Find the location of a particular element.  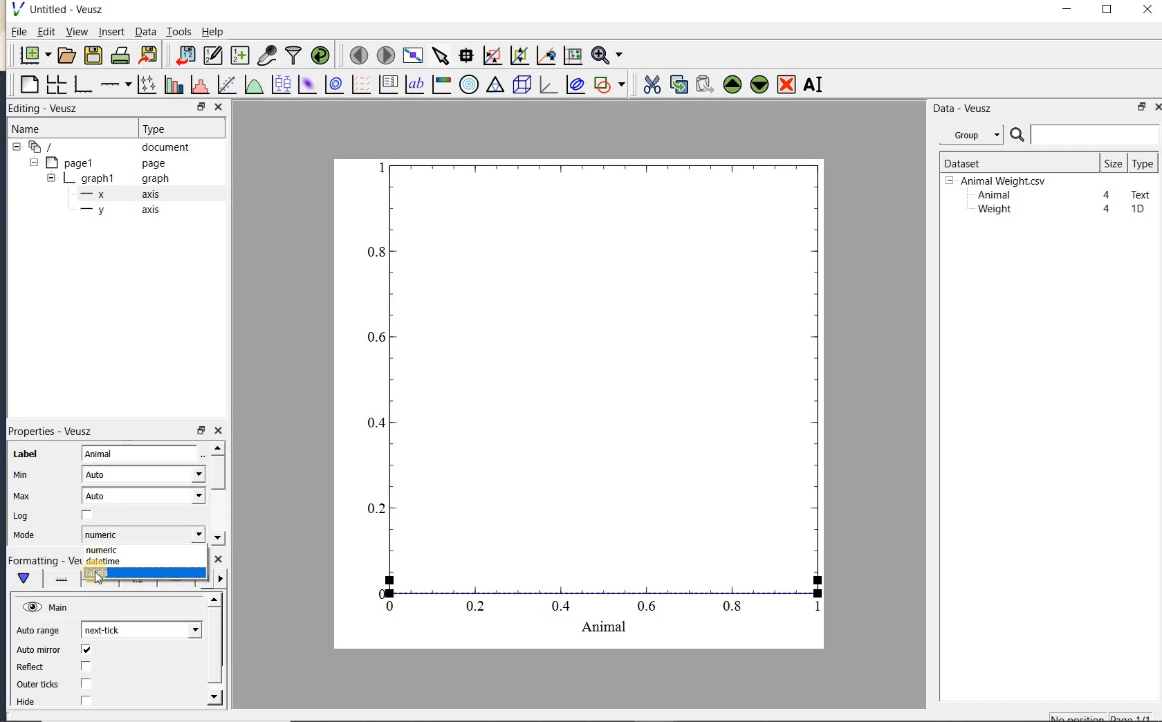

datetime is located at coordinates (103, 562).